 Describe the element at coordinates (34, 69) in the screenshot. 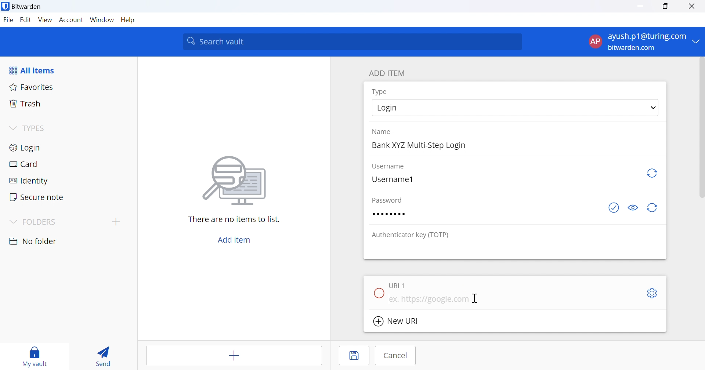

I see `All items` at that location.